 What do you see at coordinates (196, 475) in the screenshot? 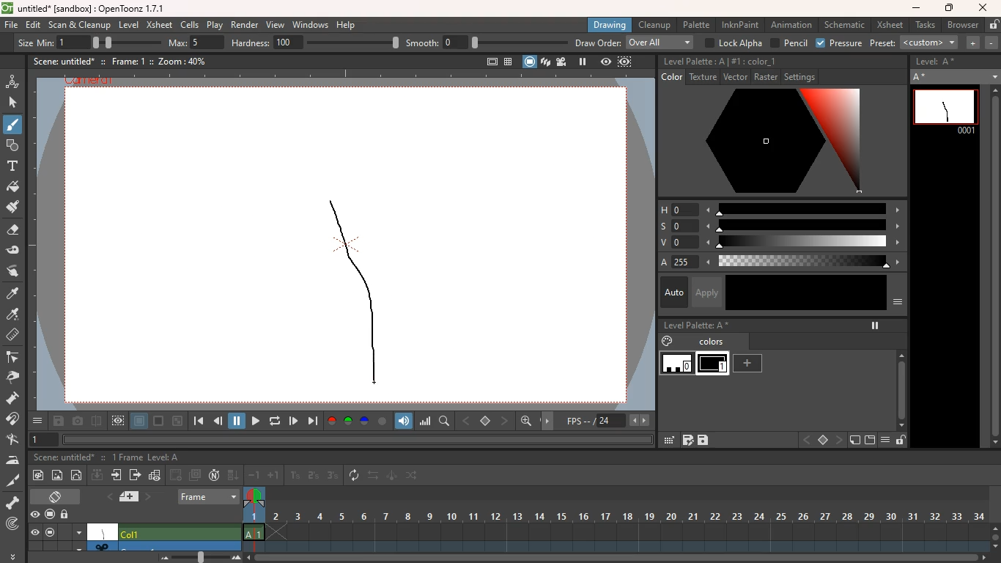
I see `screens` at bounding box center [196, 475].